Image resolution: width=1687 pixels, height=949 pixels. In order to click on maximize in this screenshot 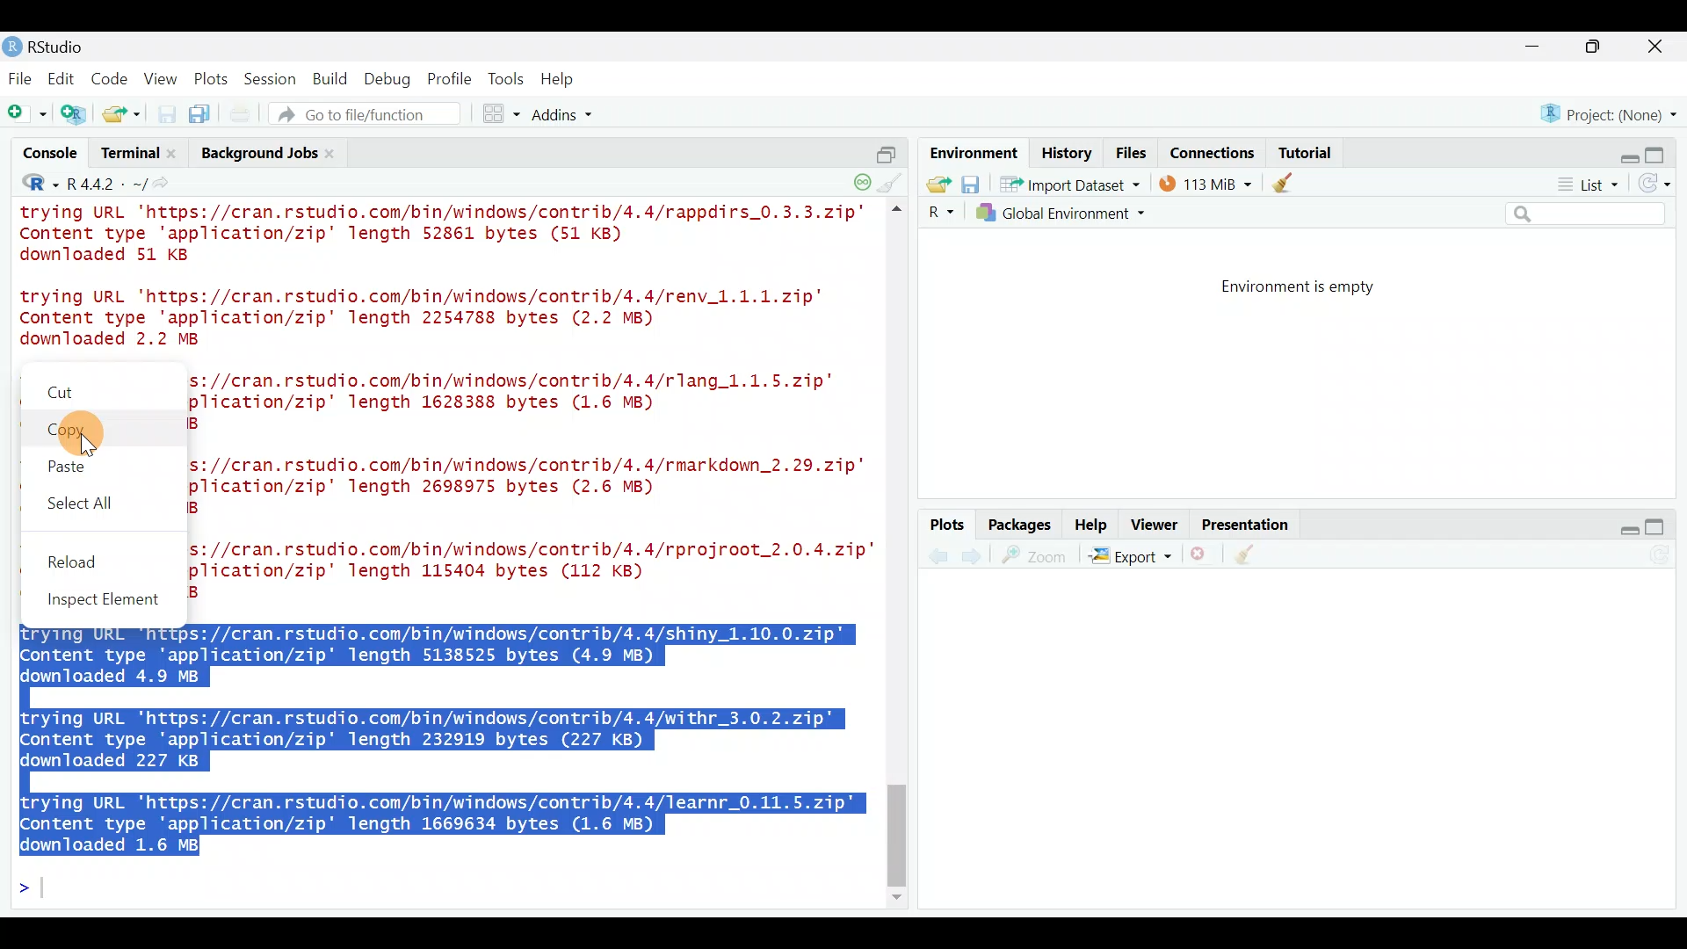, I will do `click(1662, 526)`.